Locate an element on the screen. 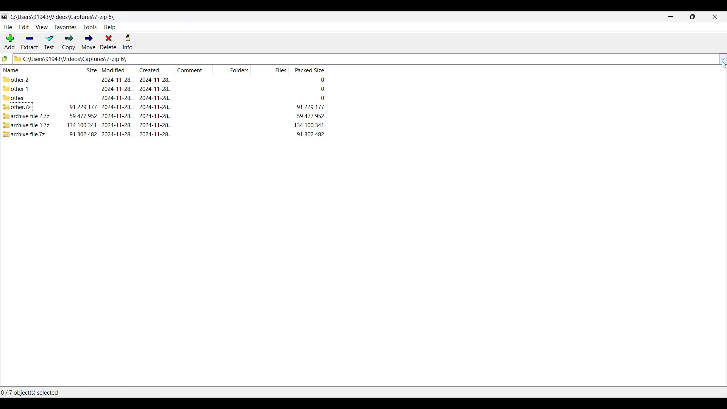 The width and height of the screenshot is (727, 409). Selected file out of the total number of files in the folder is located at coordinates (36, 392).